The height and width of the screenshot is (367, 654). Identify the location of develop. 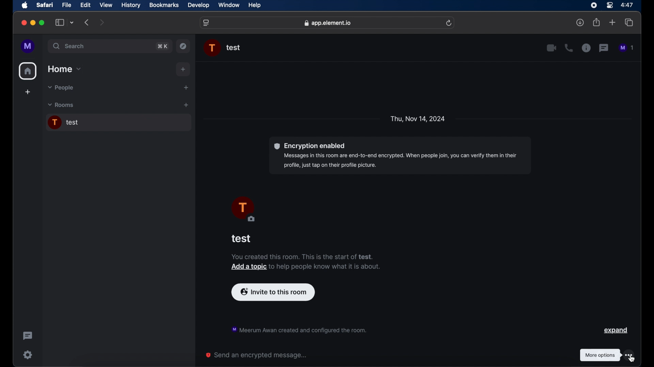
(199, 5).